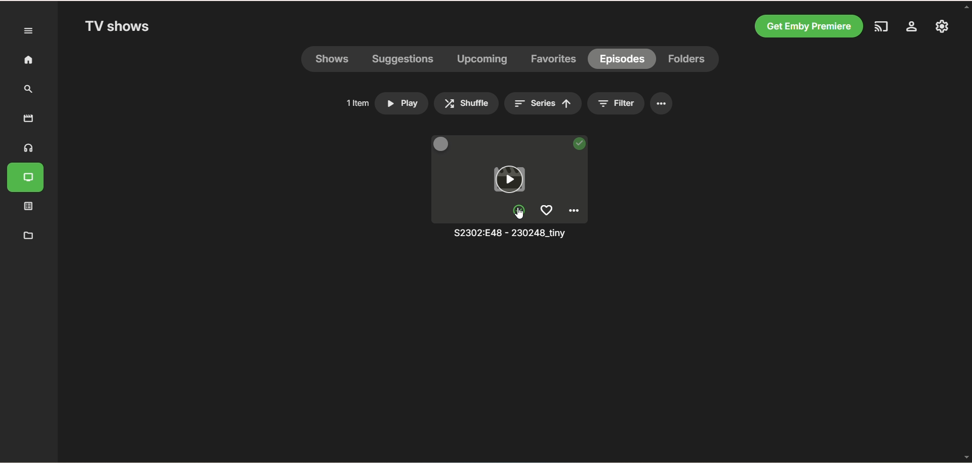 The image size is (972, 463). I want to click on search, so click(28, 89).